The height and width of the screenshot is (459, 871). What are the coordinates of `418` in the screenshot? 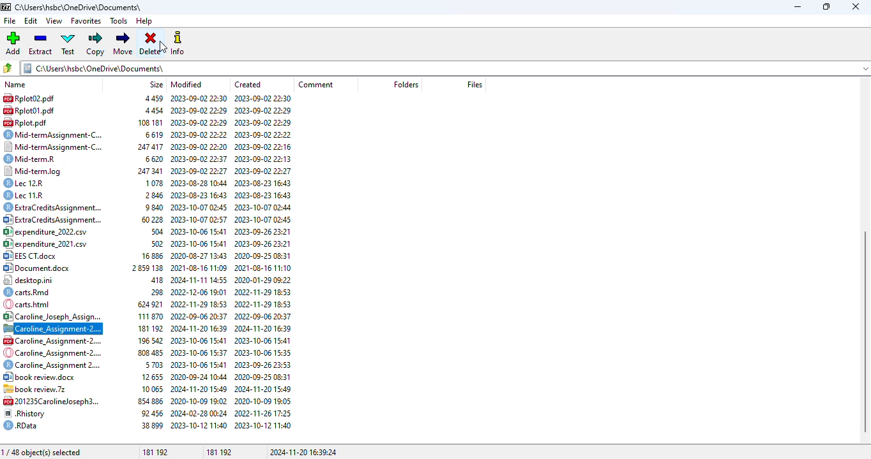 It's located at (154, 279).